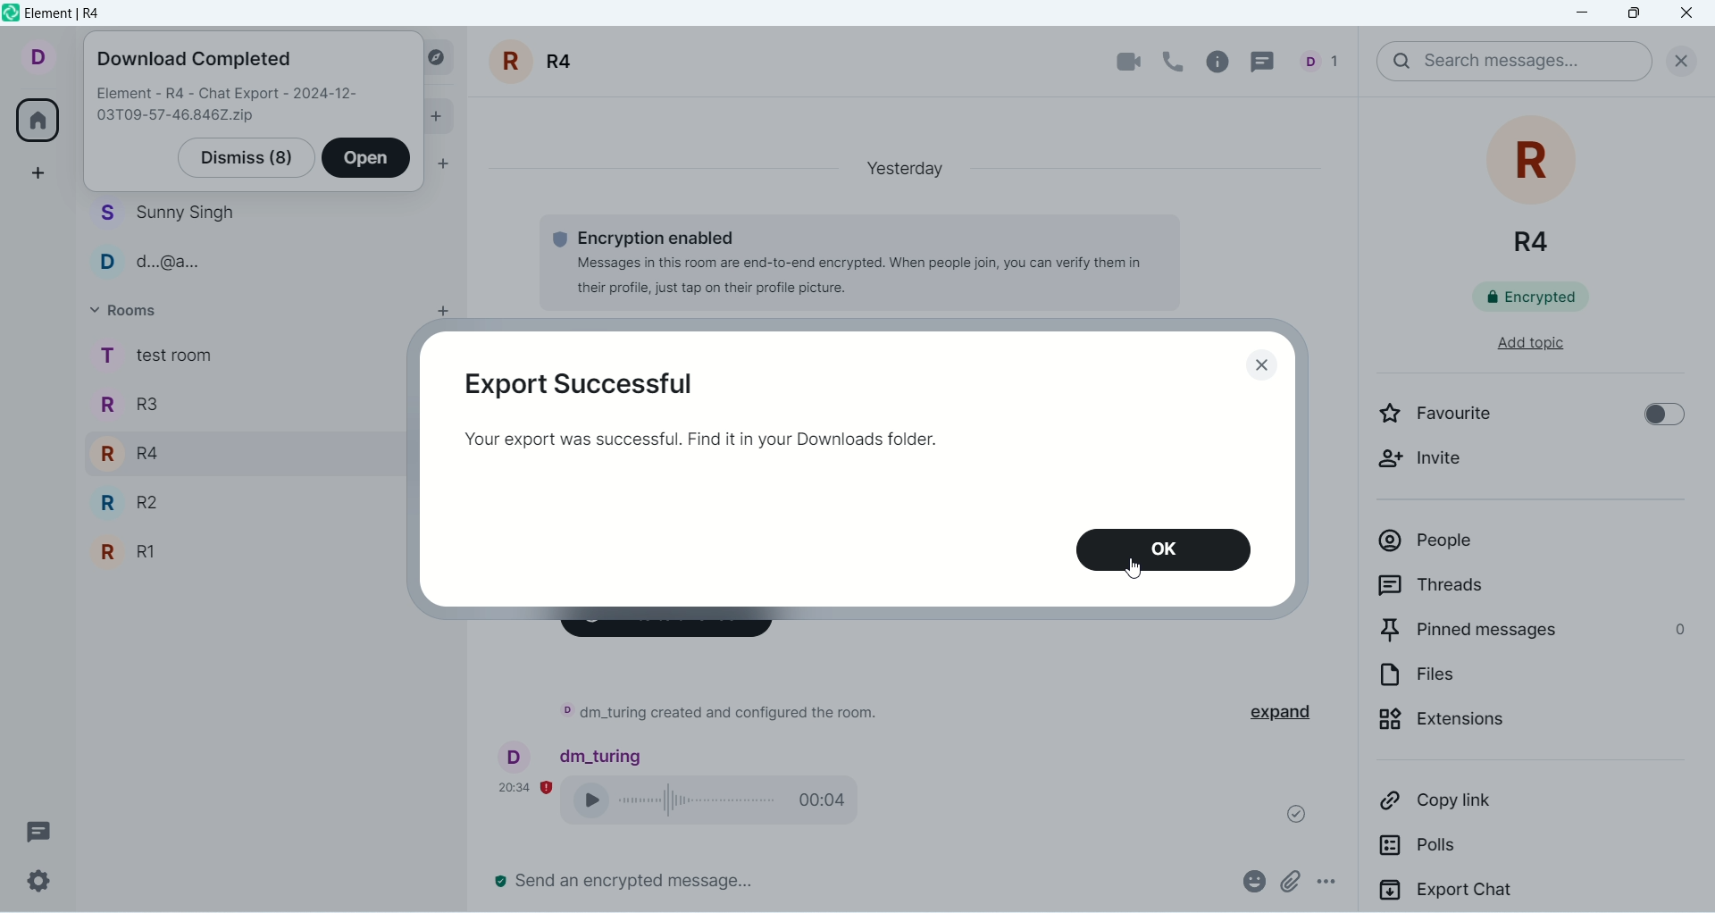 This screenshot has height=913, width=1715. What do you see at coordinates (573, 754) in the screenshot?
I see `account` at bounding box center [573, 754].